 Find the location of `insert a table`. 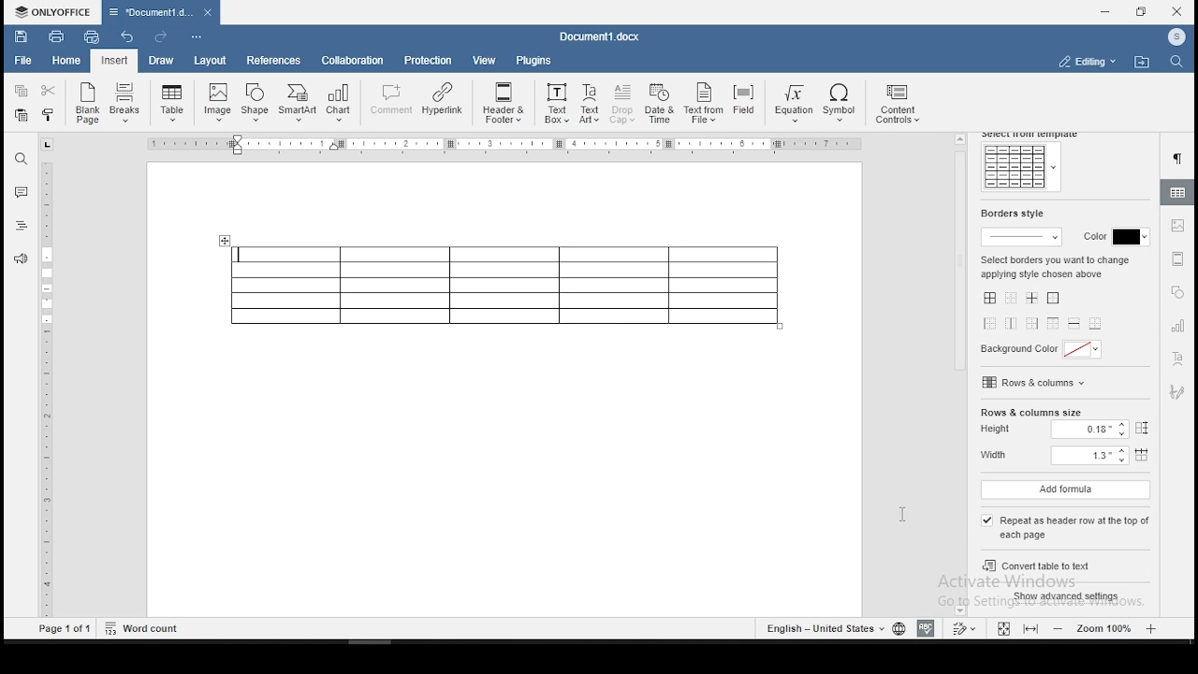

insert a table is located at coordinates (172, 103).